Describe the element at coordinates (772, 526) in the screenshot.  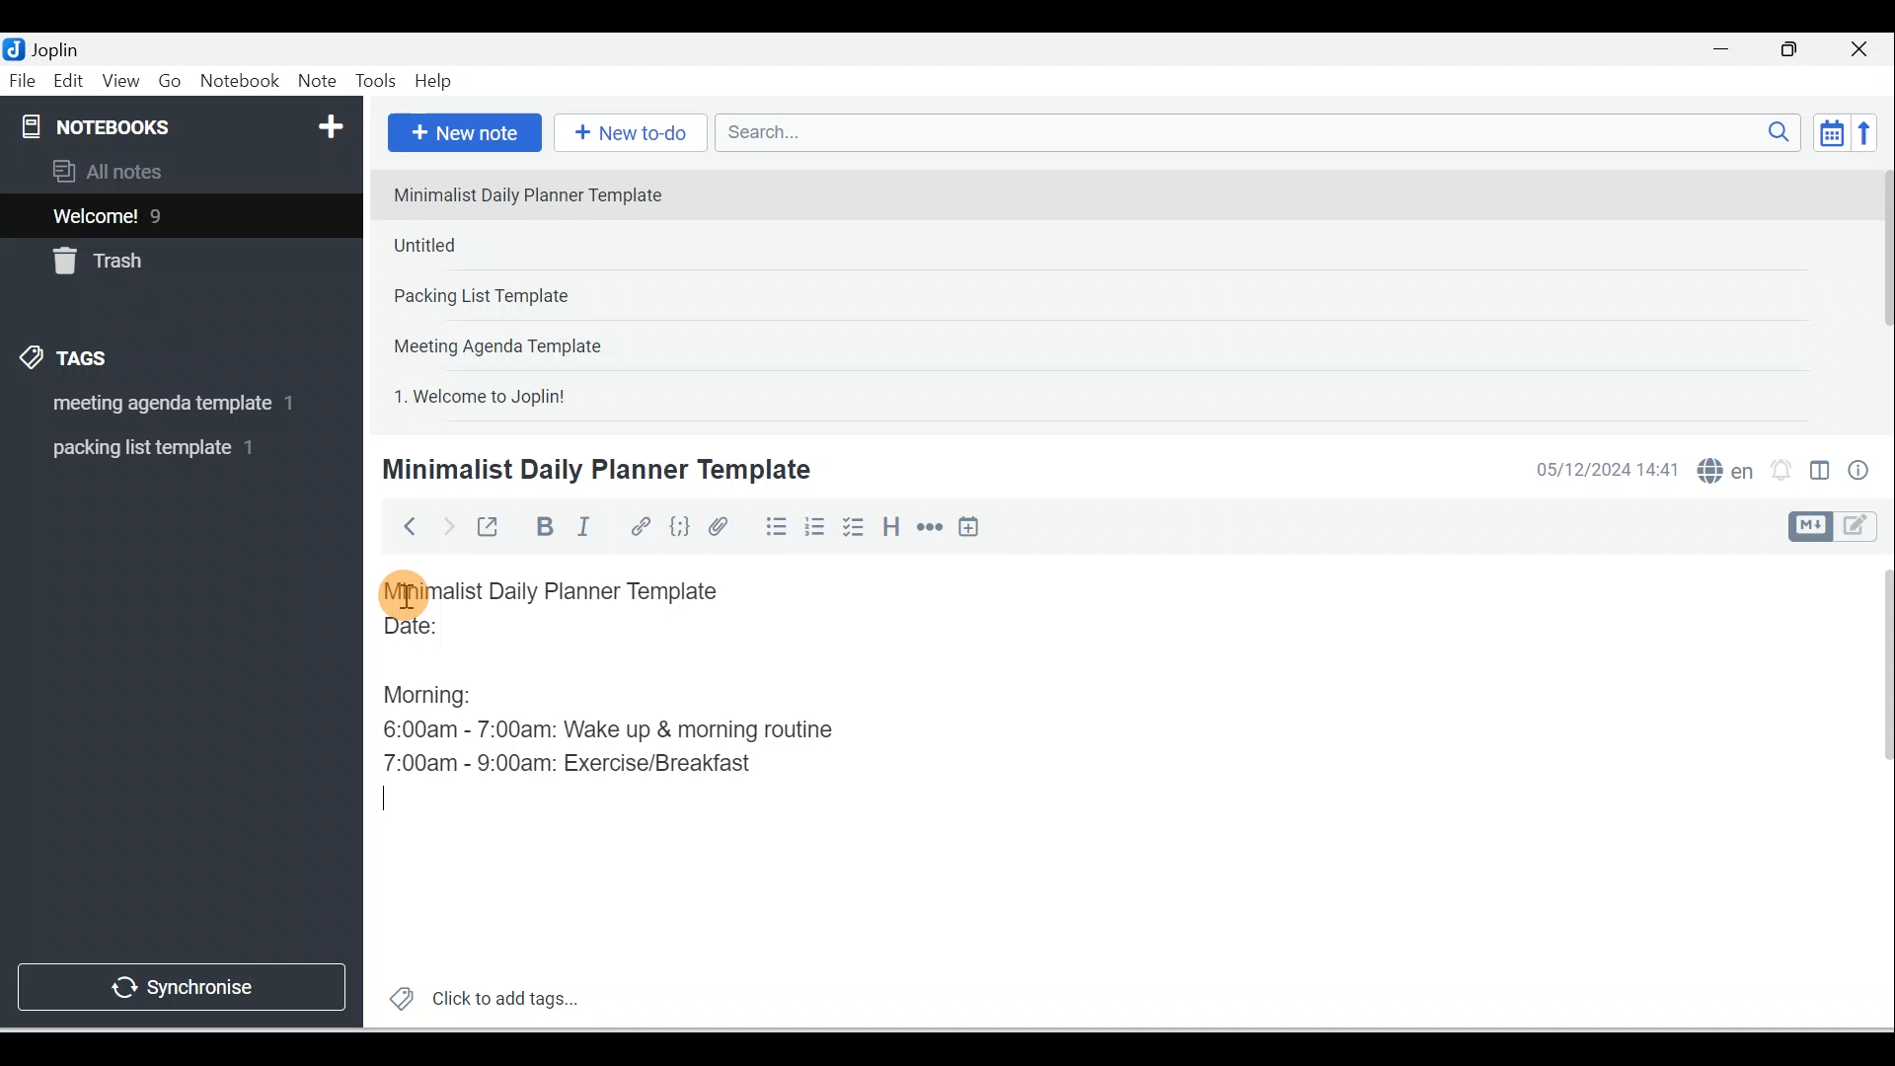
I see `Bulleted list` at that location.